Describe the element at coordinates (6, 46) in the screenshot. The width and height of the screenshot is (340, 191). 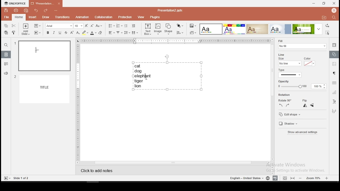
I see `find` at that location.